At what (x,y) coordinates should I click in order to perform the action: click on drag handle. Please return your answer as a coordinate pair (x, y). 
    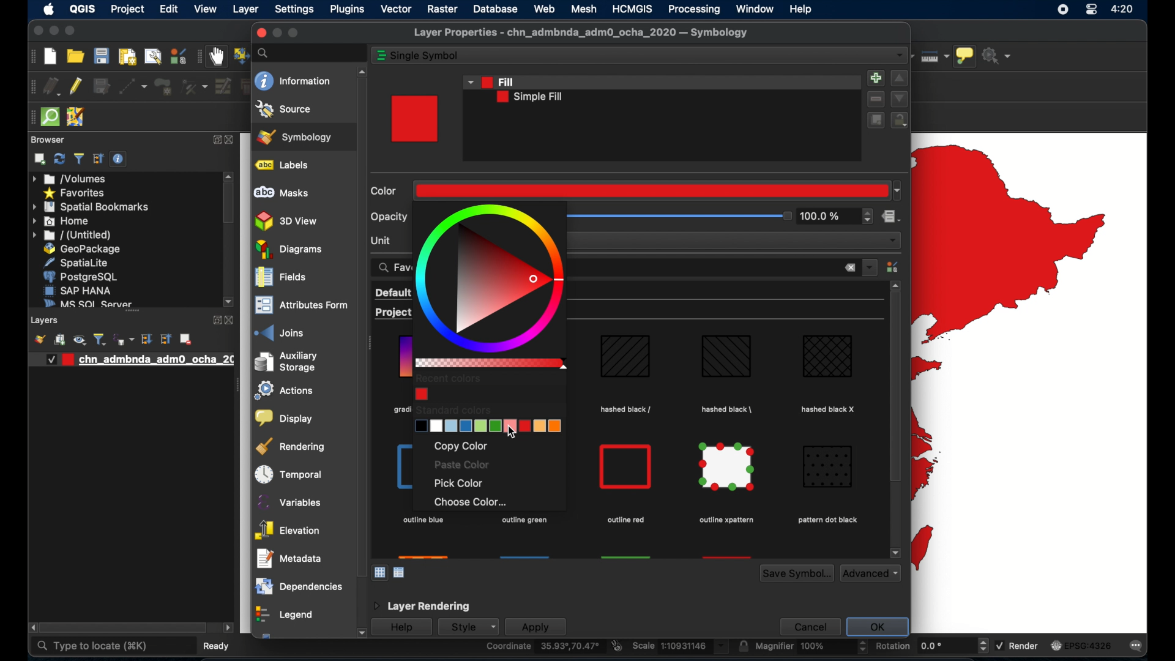
    Looking at the image, I should click on (236, 386).